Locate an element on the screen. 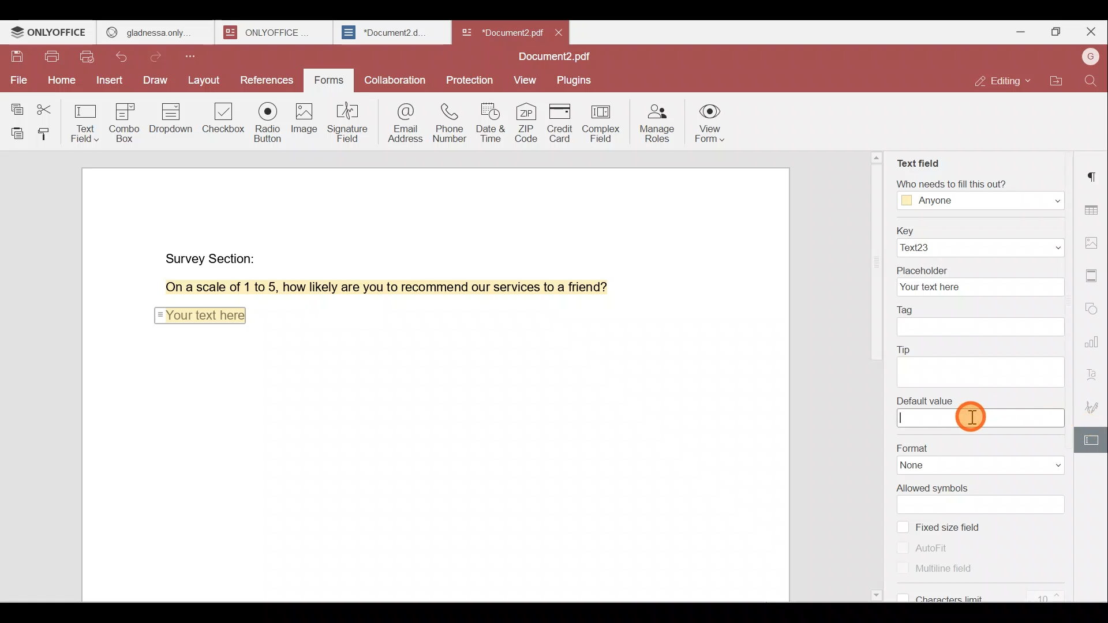 The width and height of the screenshot is (1108, 623). Allowed symbols is located at coordinates (982, 497).